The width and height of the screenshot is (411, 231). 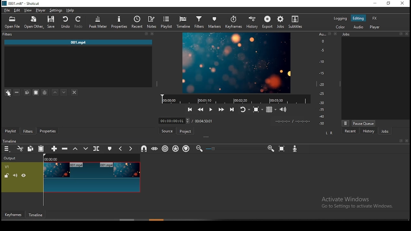 What do you see at coordinates (20, 122) in the screenshot?
I see `add source to playlist` at bounding box center [20, 122].